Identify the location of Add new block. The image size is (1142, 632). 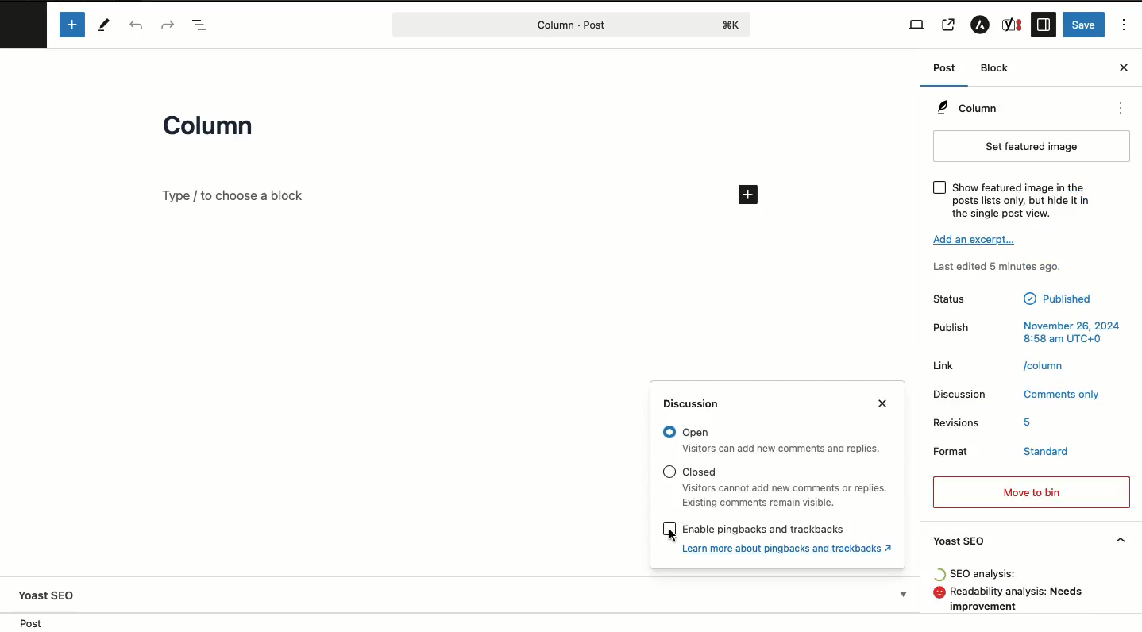
(74, 25).